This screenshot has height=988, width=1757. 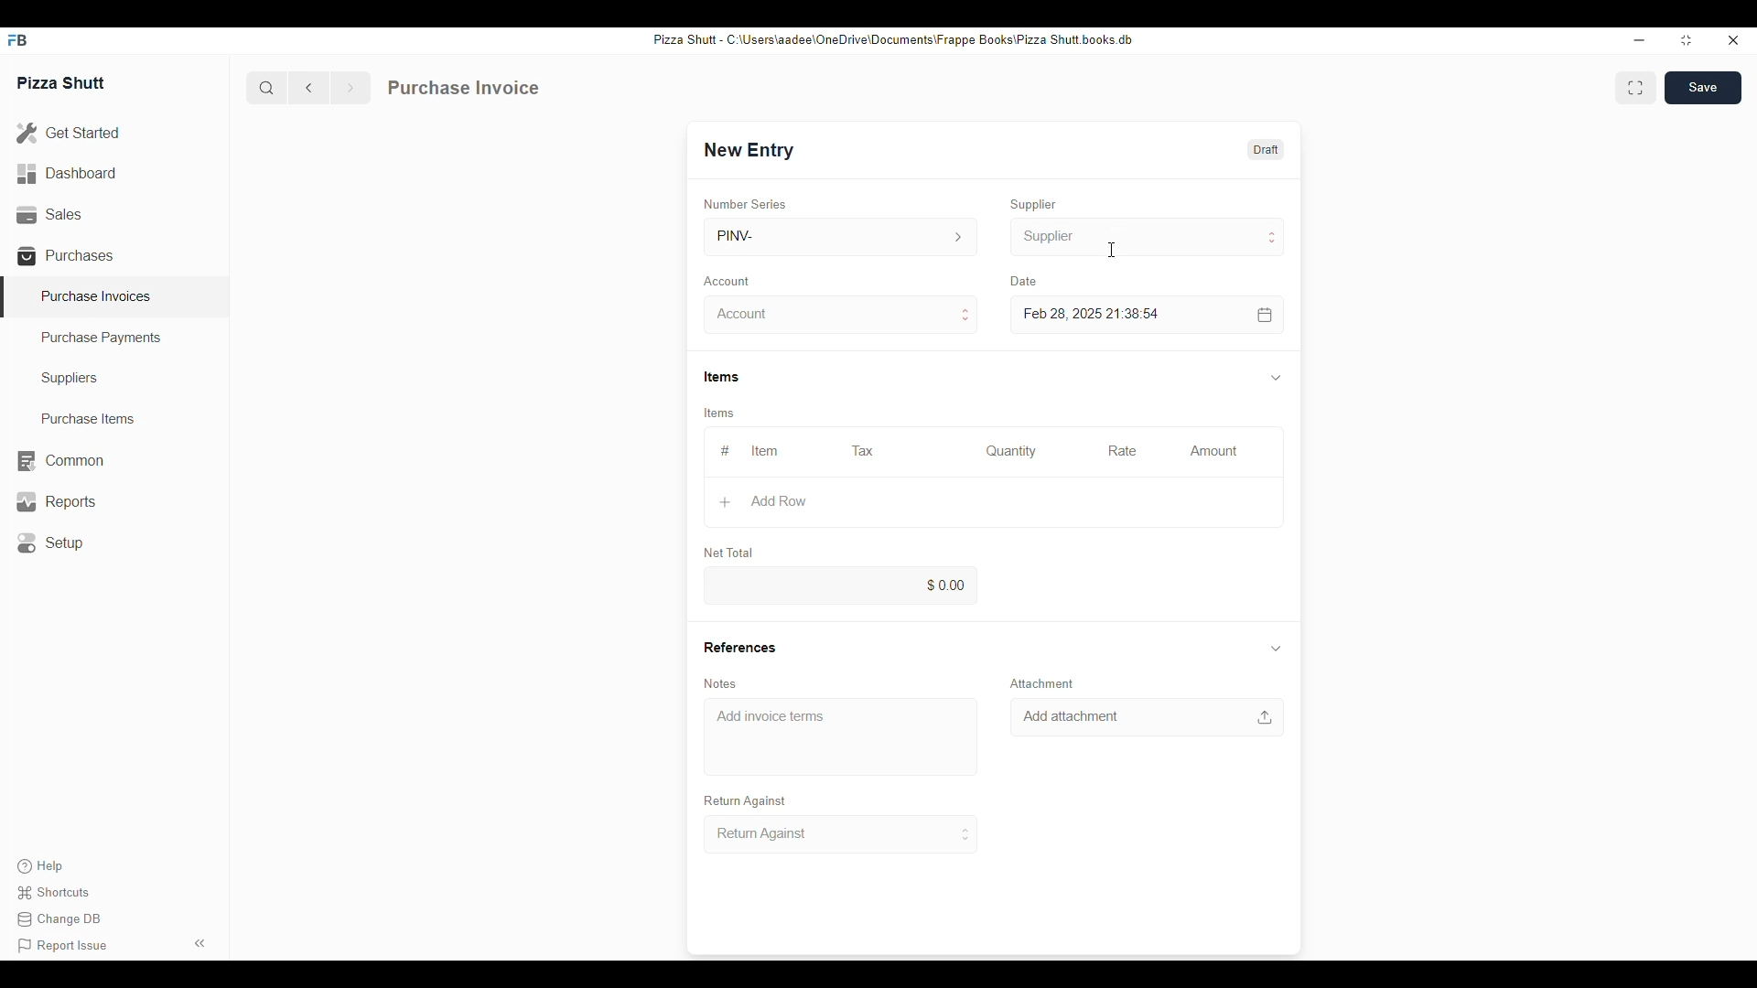 I want to click on Notes, so click(x=720, y=683).